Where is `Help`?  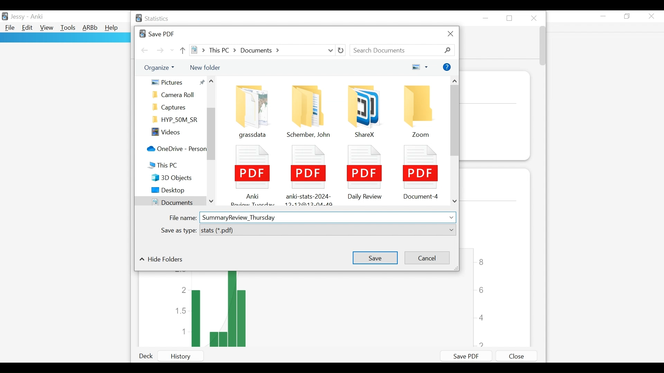 Help is located at coordinates (447, 67).